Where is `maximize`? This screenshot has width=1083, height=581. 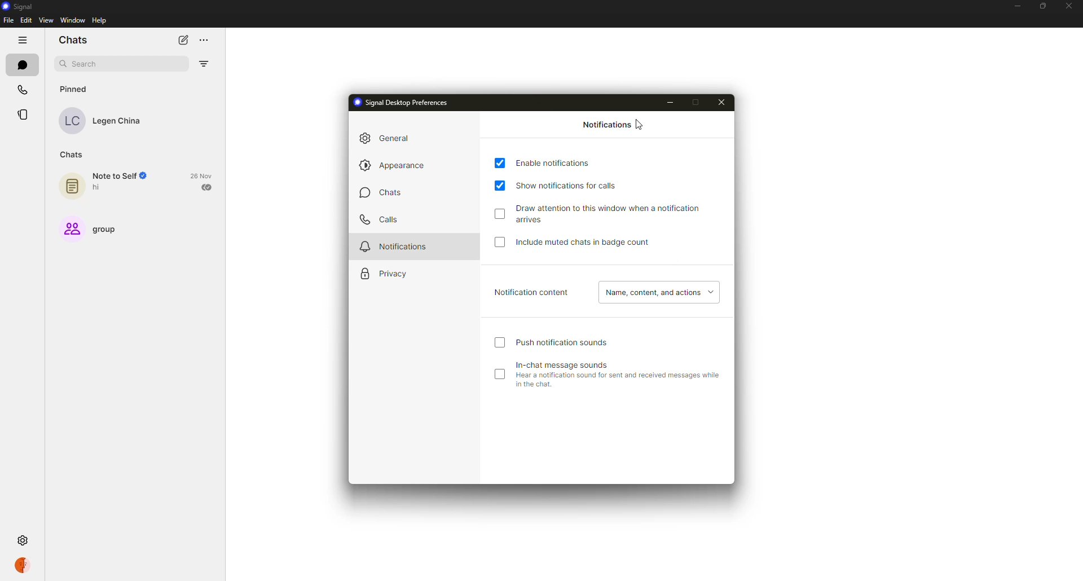 maximize is located at coordinates (1043, 6).